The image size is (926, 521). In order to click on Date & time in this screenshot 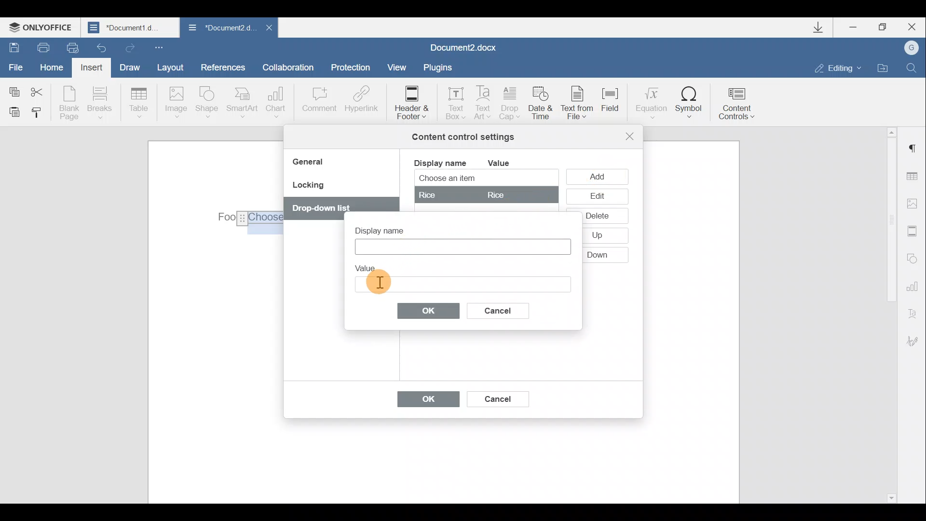, I will do `click(542, 105)`.